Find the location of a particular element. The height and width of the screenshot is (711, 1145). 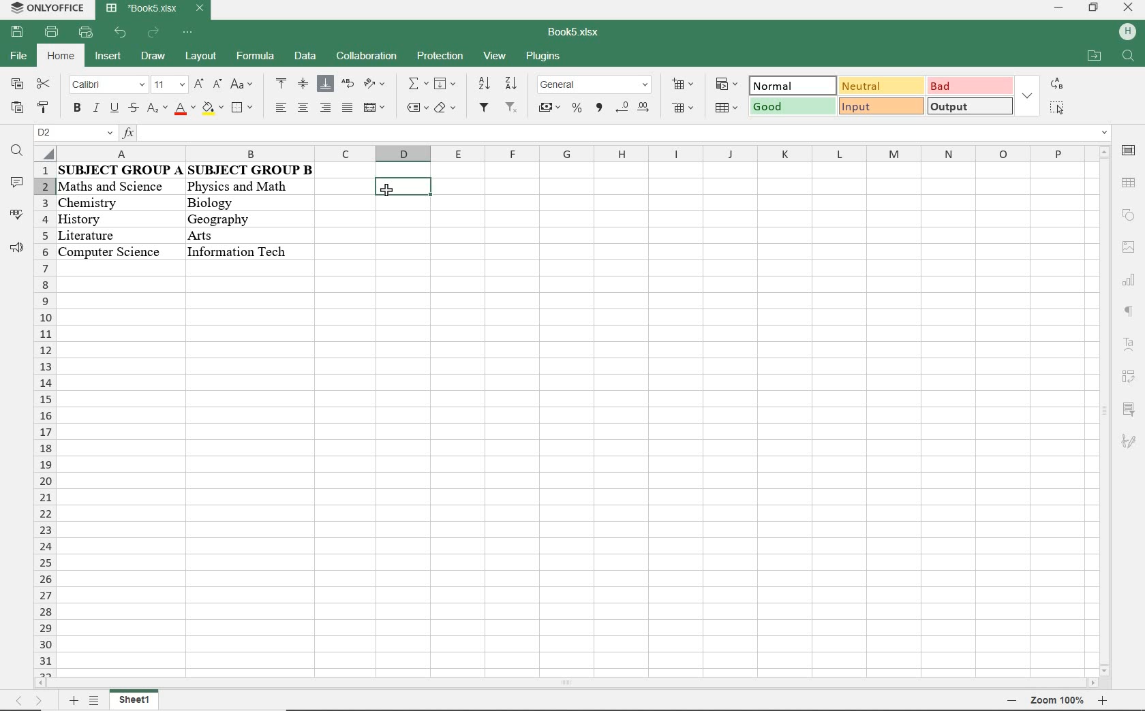

subscript/superscript is located at coordinates (157, 108).